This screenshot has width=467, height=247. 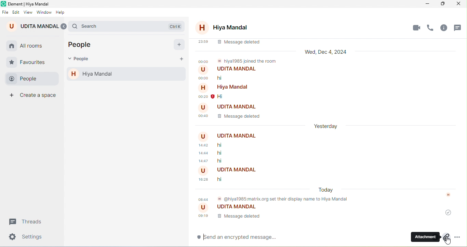 What do you see at coordinates (229, 78) in the screenshot?
I see `hi` at bounding box center [229, 78].